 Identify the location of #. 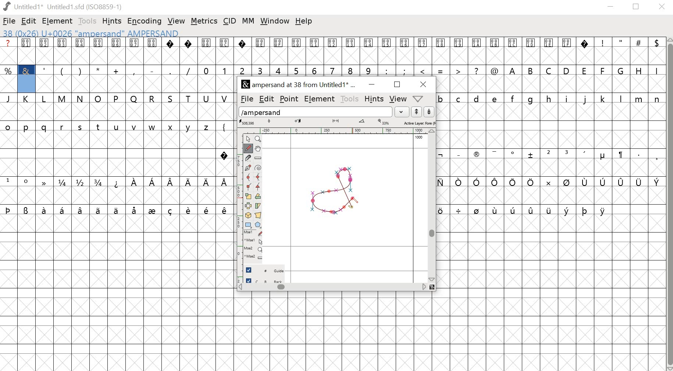
(639, 51).